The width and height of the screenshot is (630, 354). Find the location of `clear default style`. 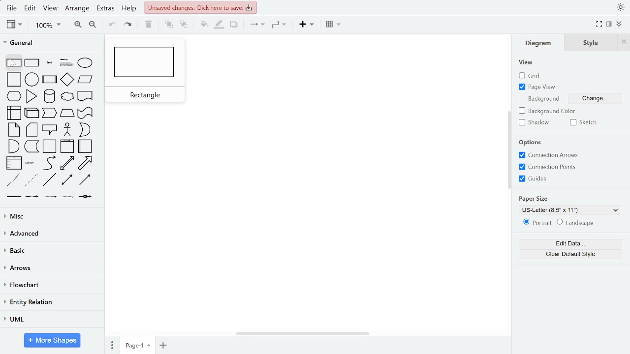

clear default style is located at coordinates (570, 255).